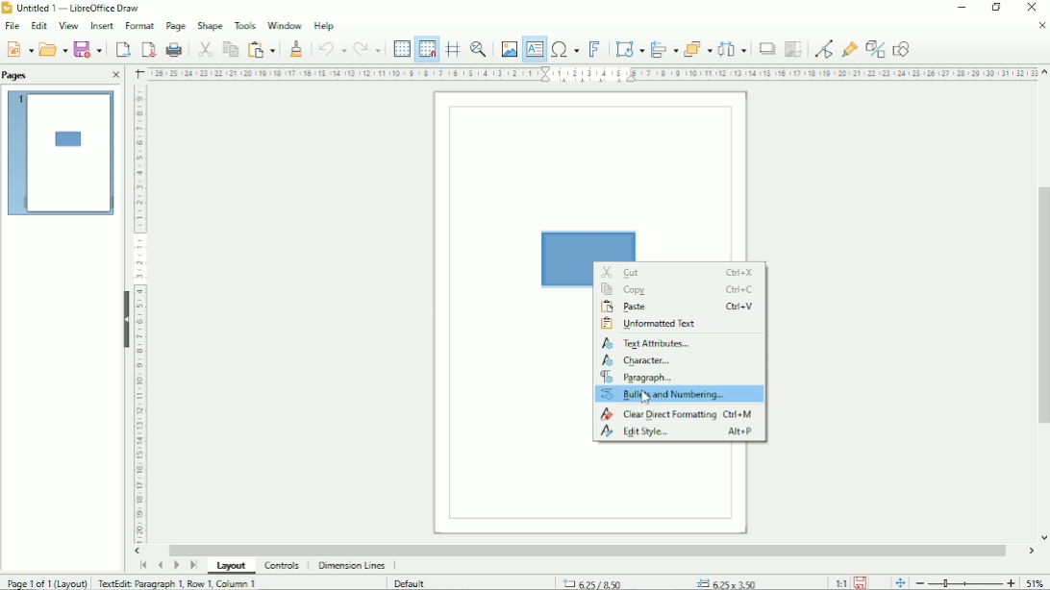 This screenshot has width=1050, height=590. I want to click on Export directly as PDF, so click(148, 49).